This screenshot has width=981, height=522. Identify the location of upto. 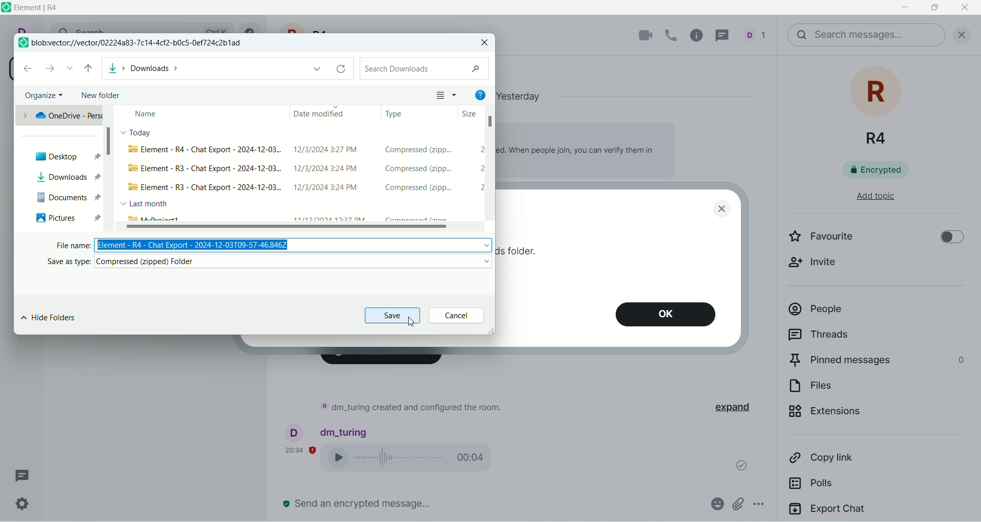
(91, 65).